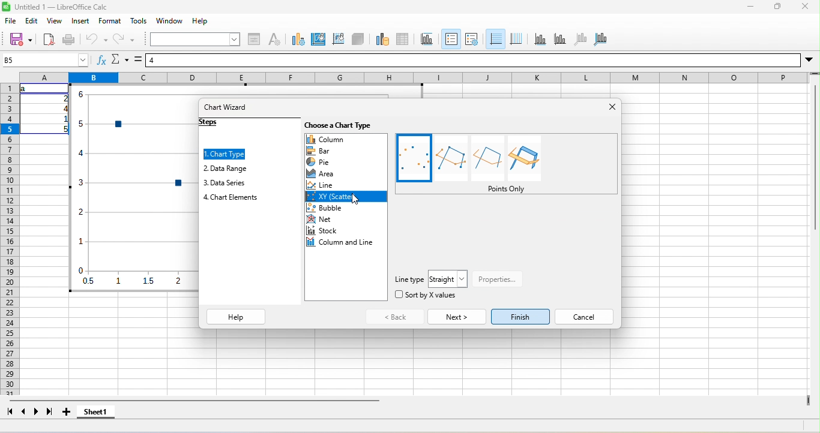  What do you see at coordinates (346, 151) in the screenshot?
I see `bar` at bounding box center [346, 151].